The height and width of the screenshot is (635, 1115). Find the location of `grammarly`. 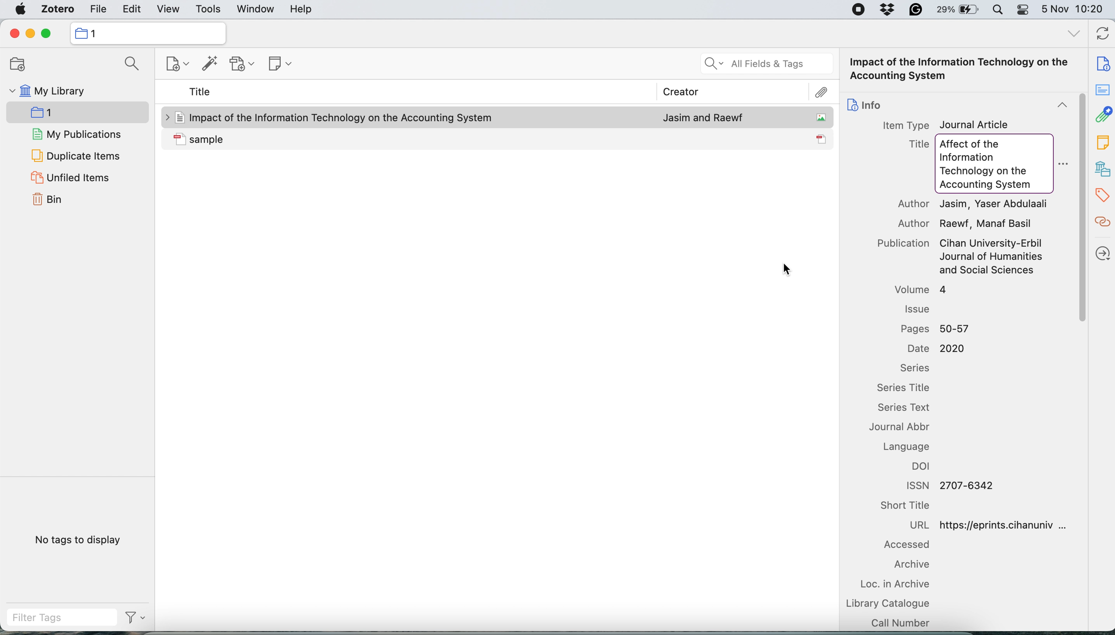

grammarly is located at coordinates (916, 10).